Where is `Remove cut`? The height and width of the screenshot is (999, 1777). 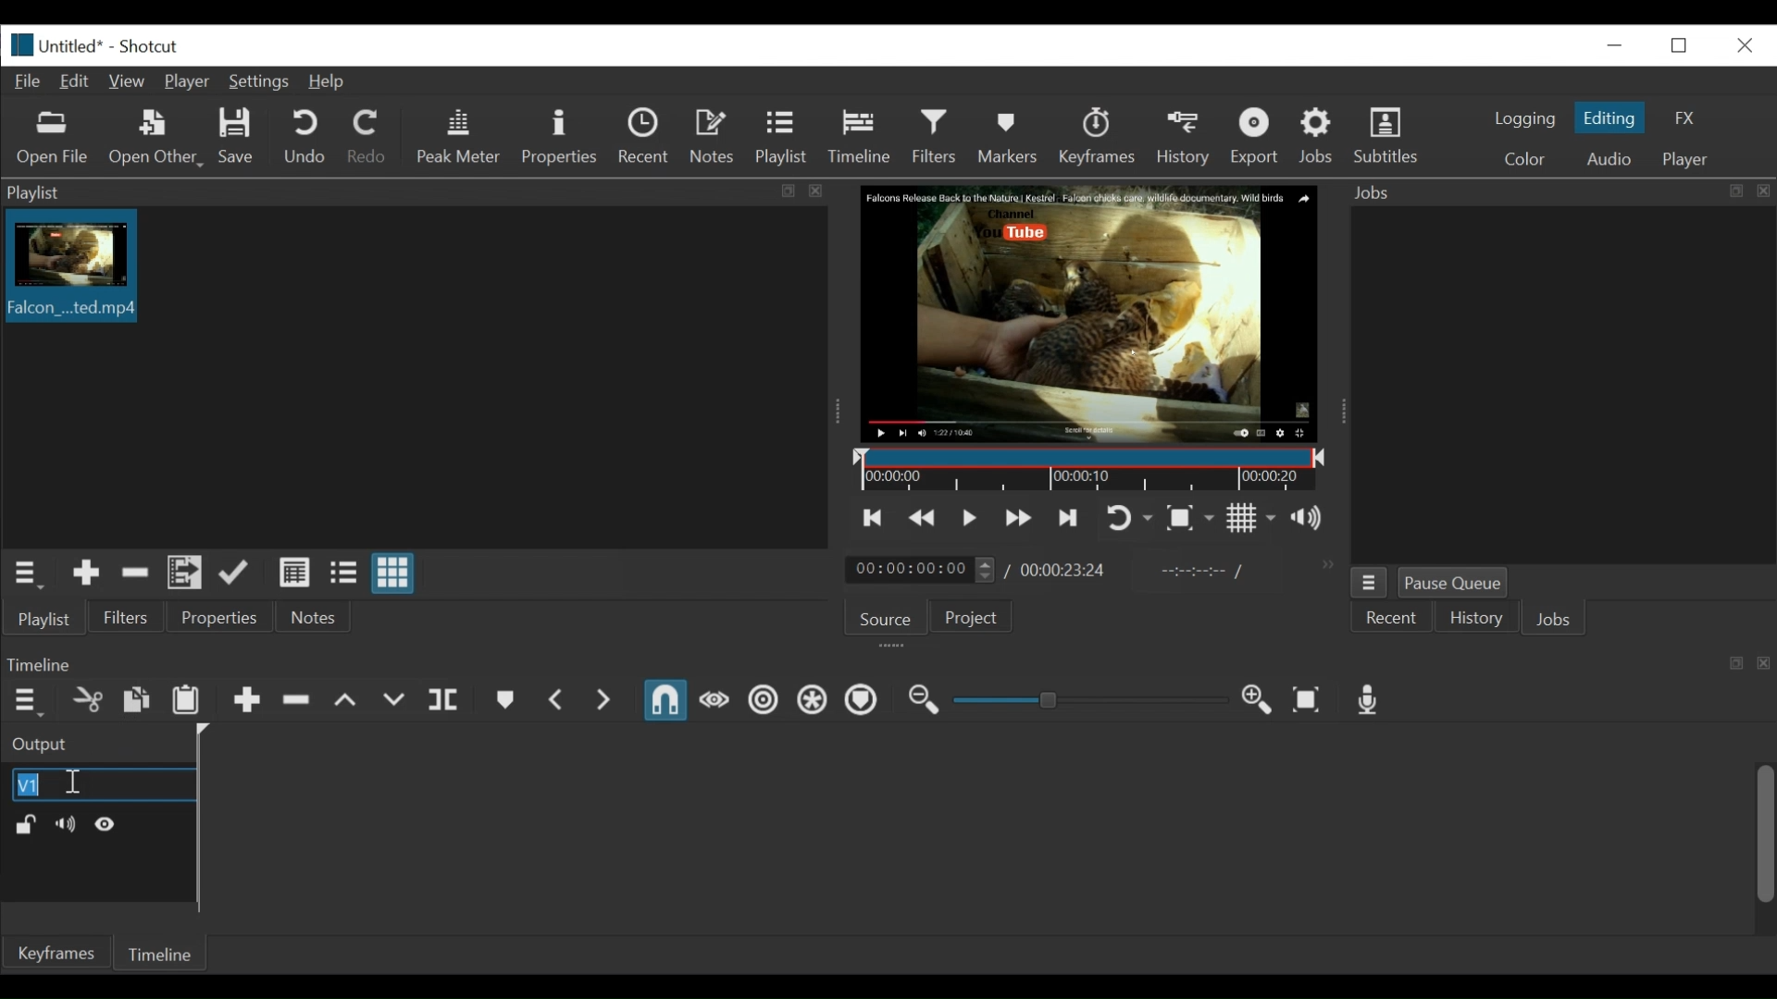 Remove cut is located at coordinates (136, 573).